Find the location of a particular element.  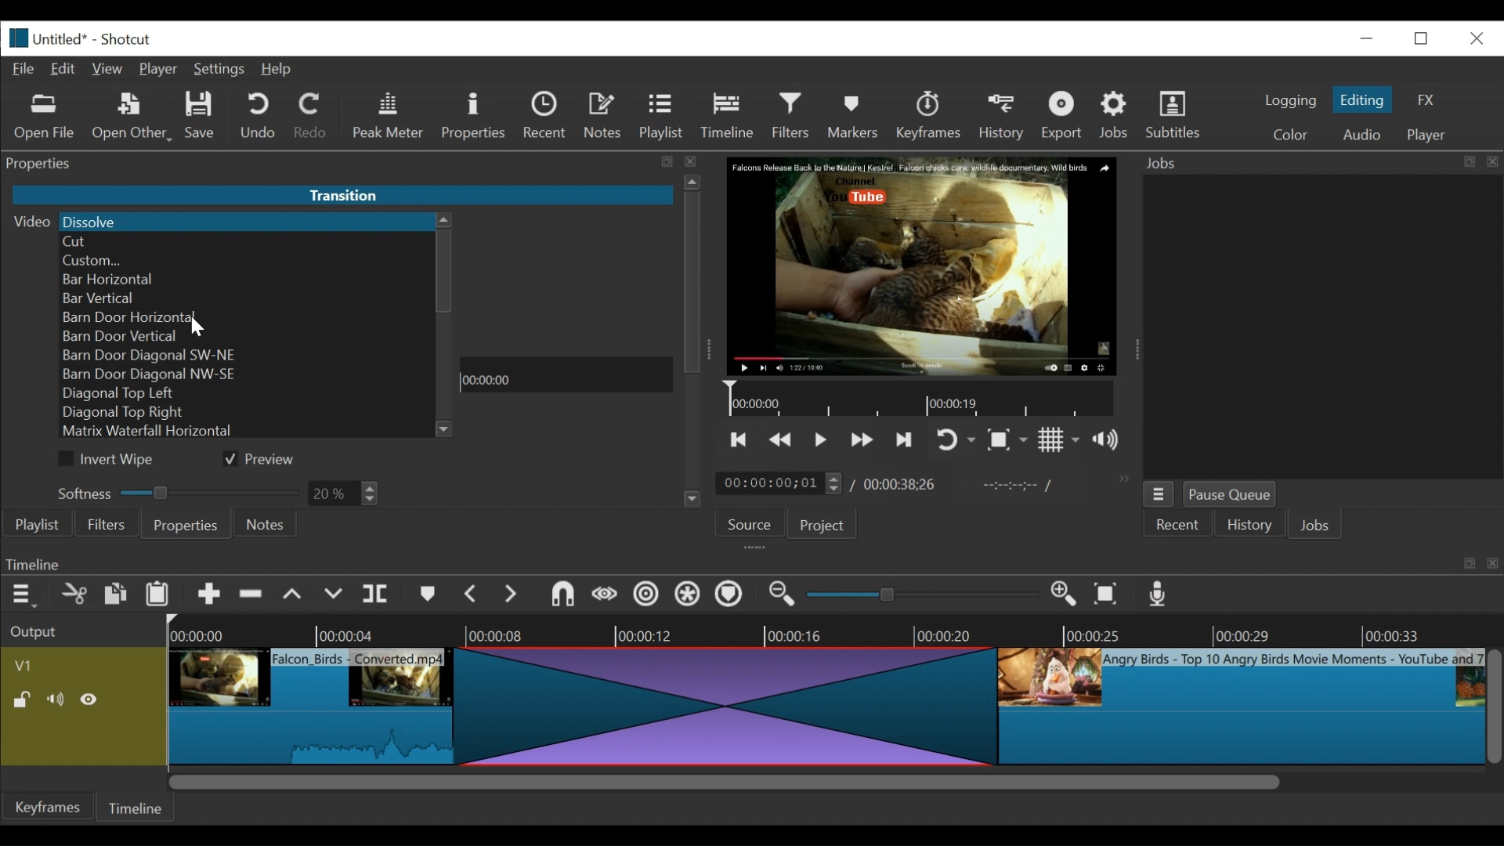

in point is located at coordinates (1014, 487).